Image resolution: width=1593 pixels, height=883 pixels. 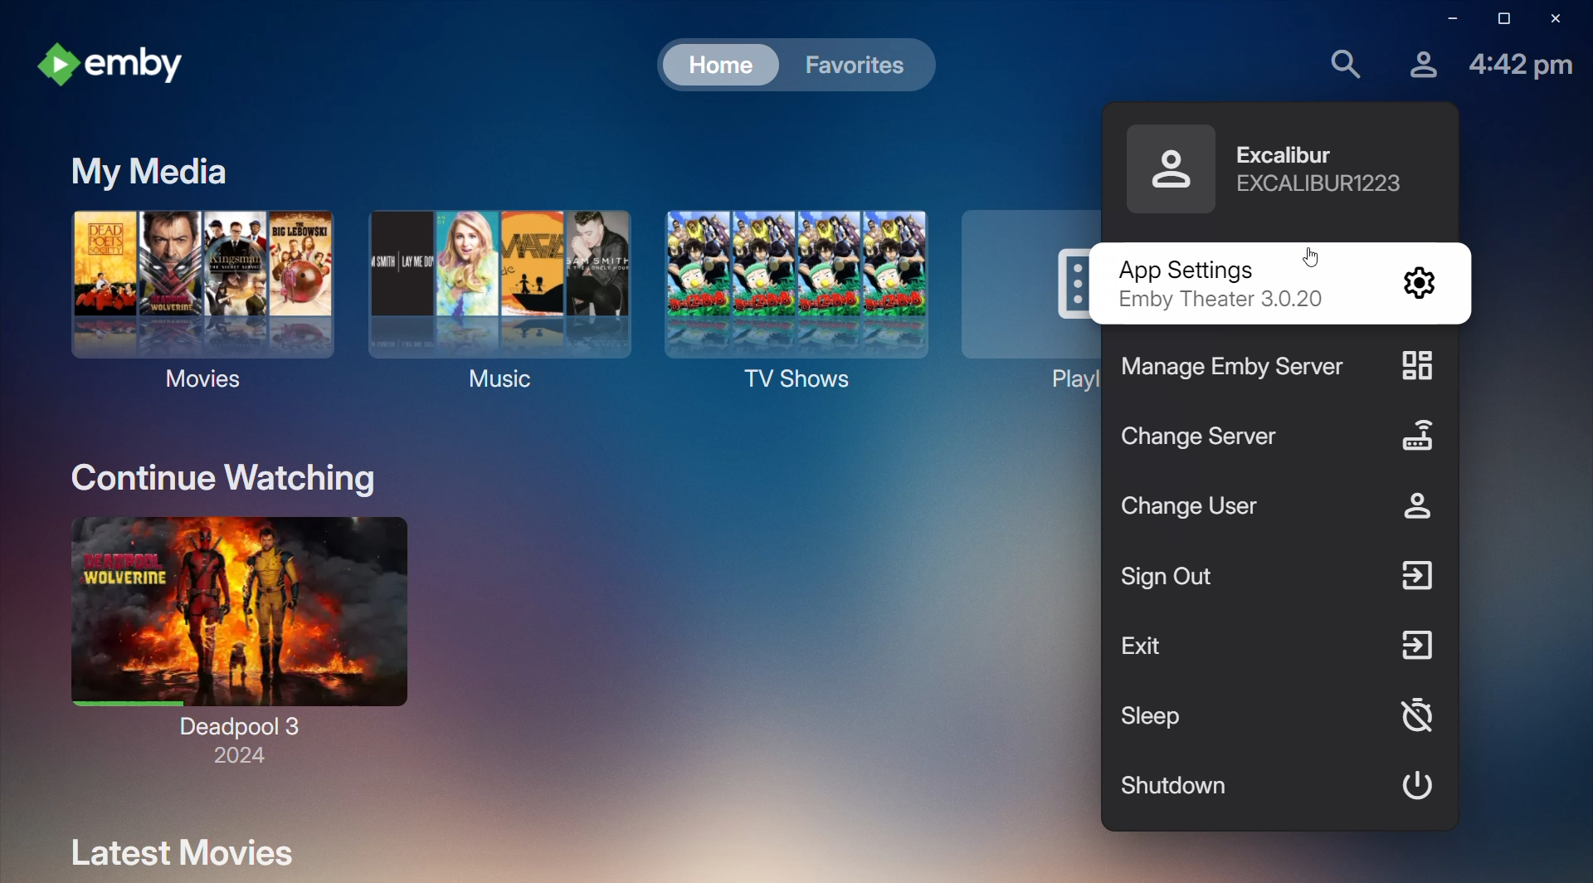 I want to click on Continue Watching, so click(x=228, y=479).